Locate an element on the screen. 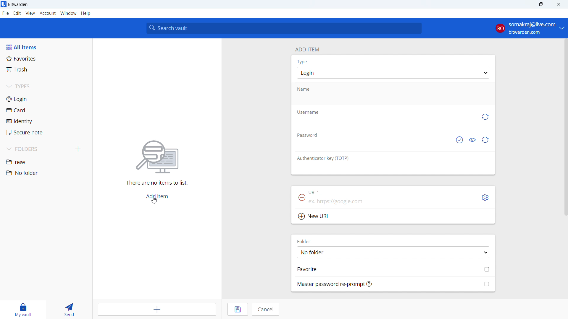 This screenshot has height=319, width=568. mass password re-prompt is located at coordinates (393, 284).